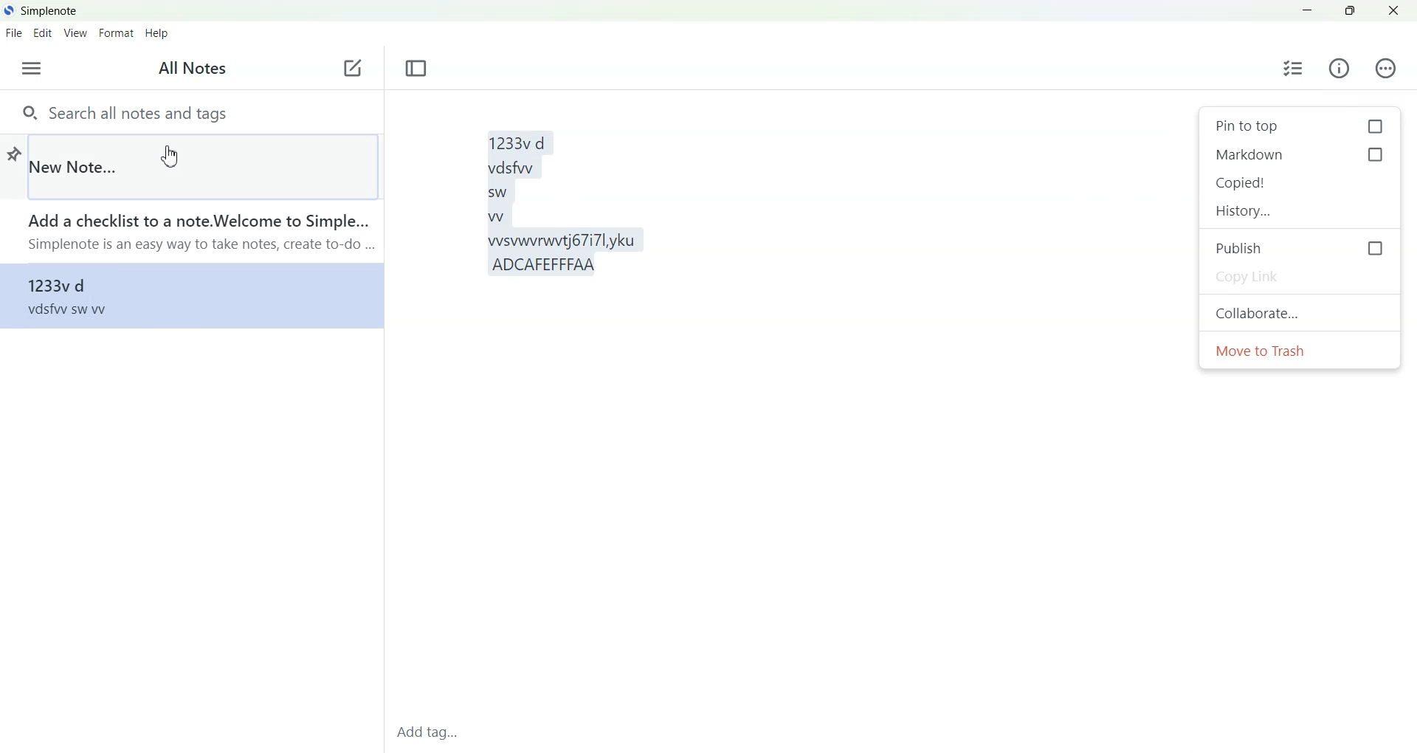 This screenshot has width=1417, height=753. I want to click on New Note, so click(204, 165).